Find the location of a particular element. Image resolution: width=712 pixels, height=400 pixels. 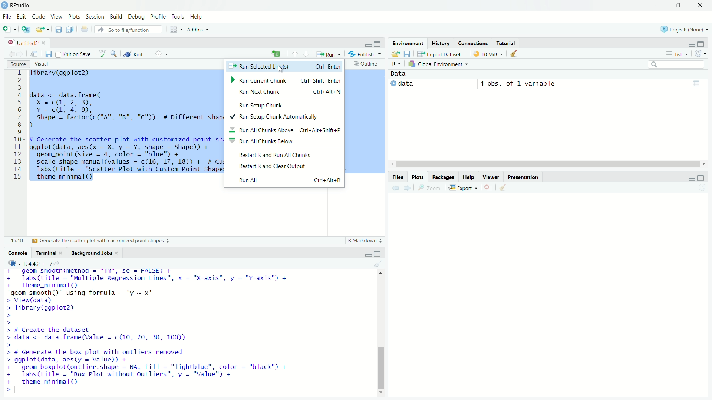

9 MiB is located at coordinates (487, 54).